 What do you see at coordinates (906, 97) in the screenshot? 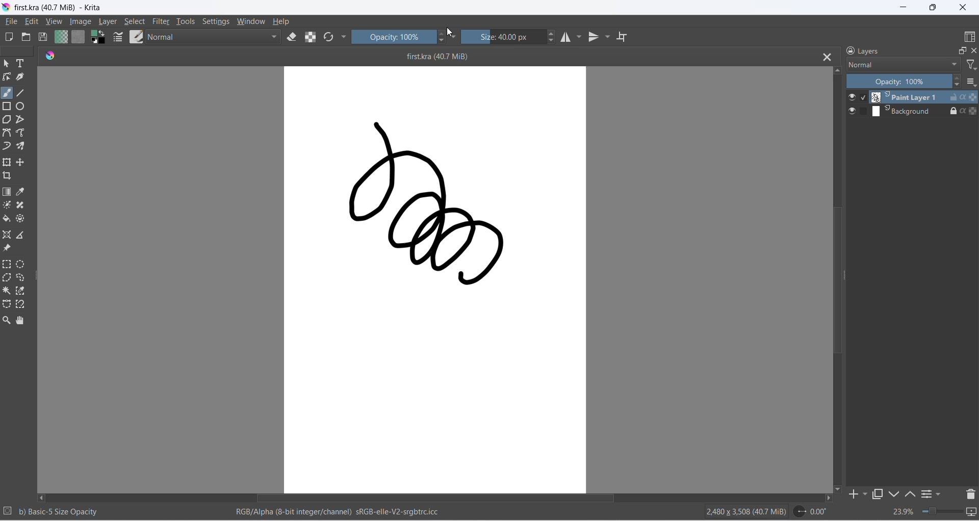
I see `layers name` at bounding box center [906, 97].